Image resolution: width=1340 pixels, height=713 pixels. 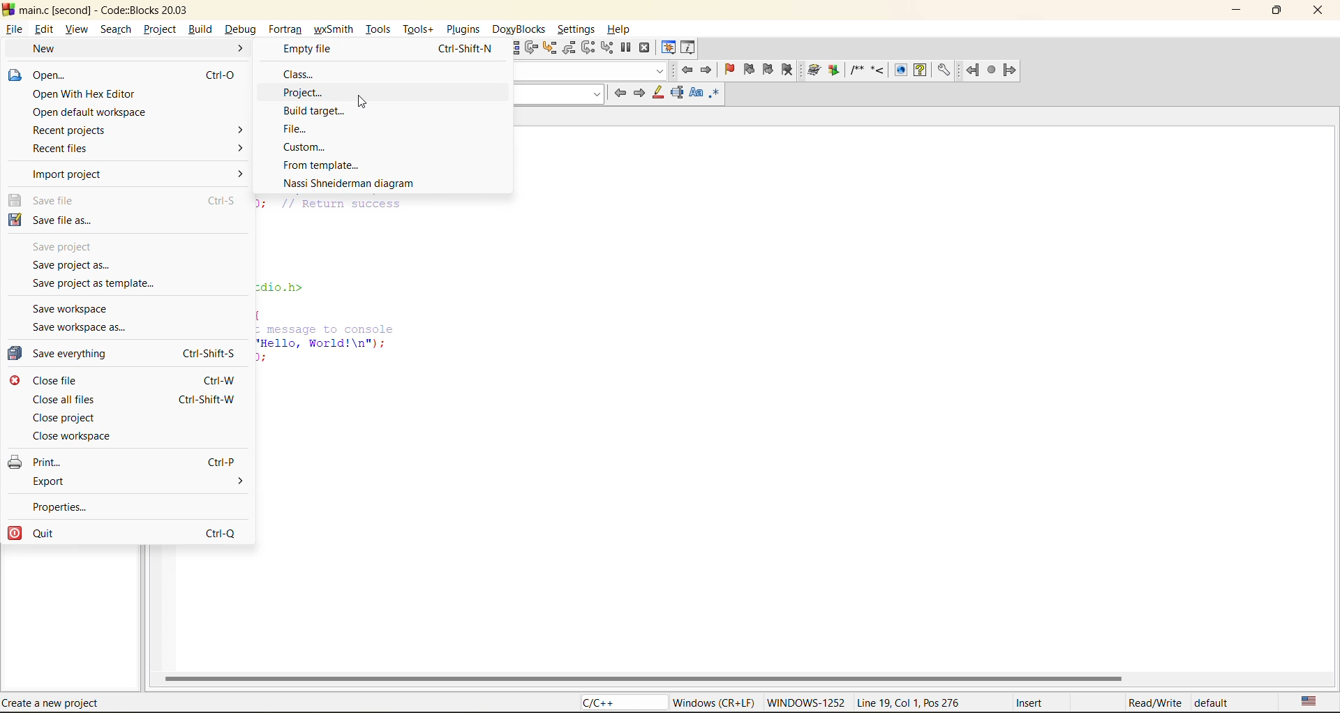 I want to click on tools+, so click(x=417, y=29).